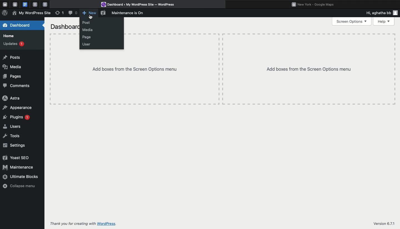 This screenshot has width=400, height=229. What do you see at coordinates (60, 14) in the screenshot?
I see `Revision` at bounding box center [60, 14].